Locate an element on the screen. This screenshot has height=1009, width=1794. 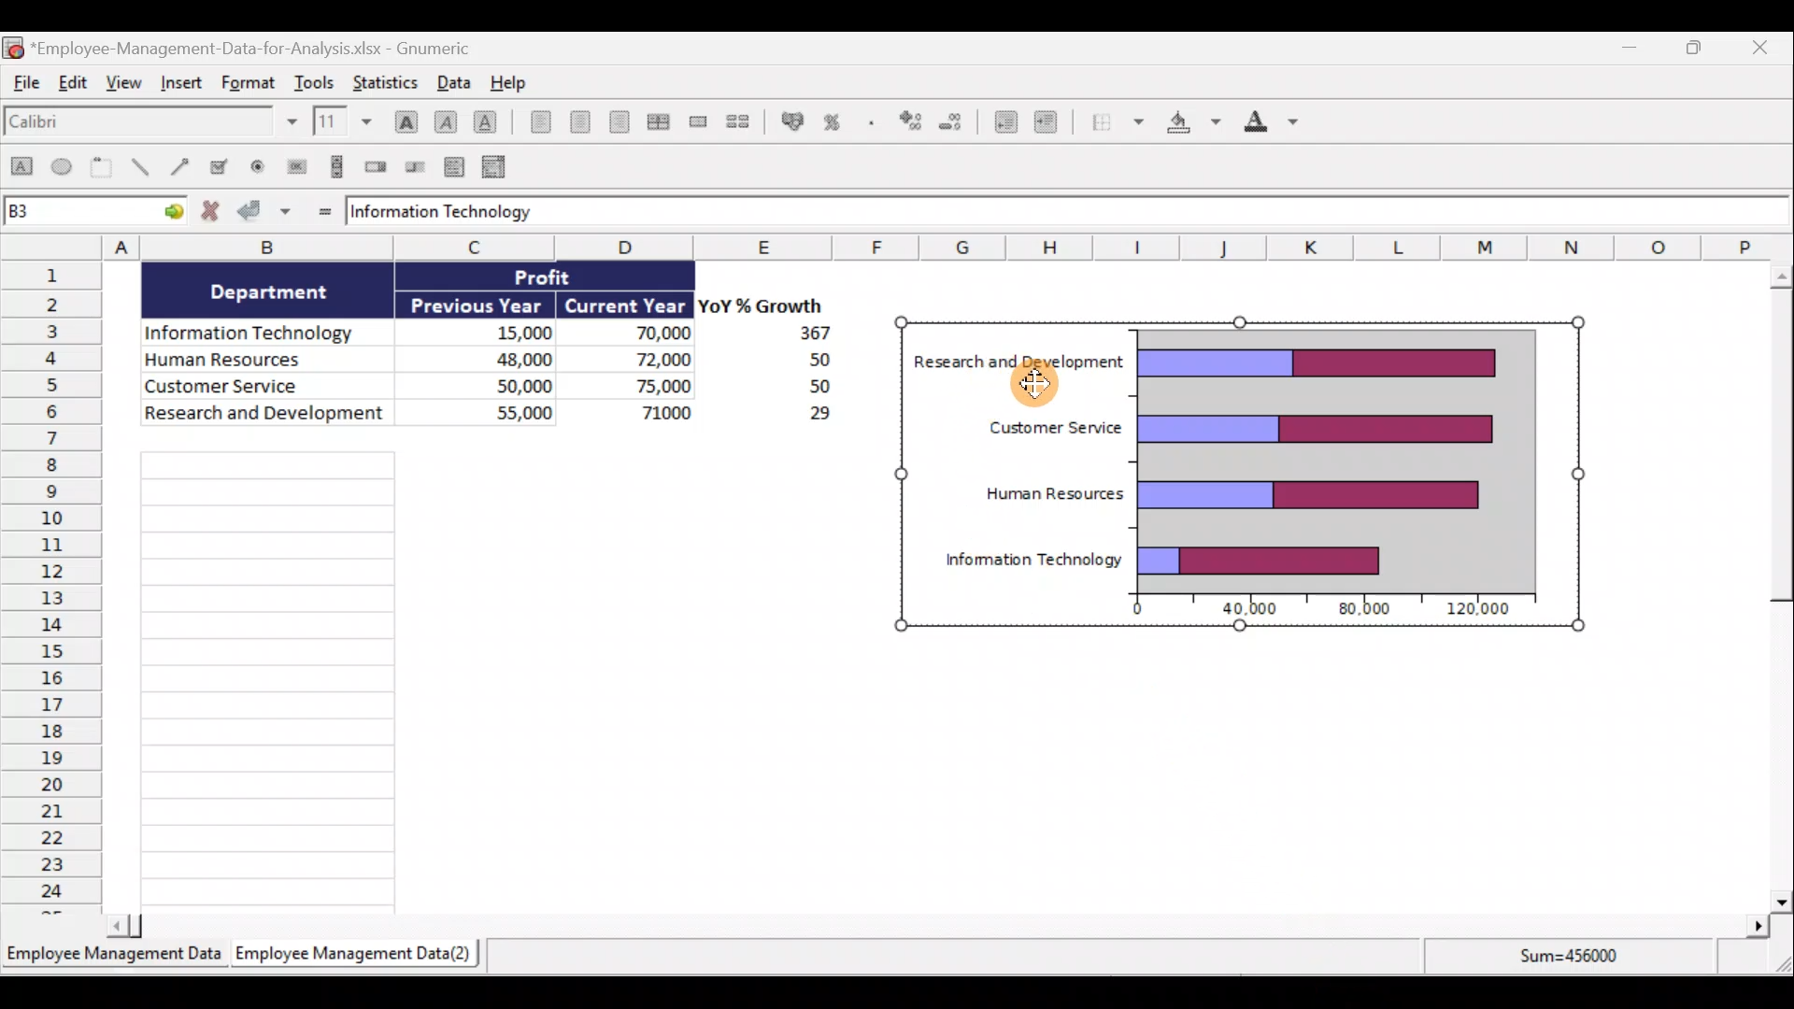
Create an arrow object is located at coordinates (180, 164).